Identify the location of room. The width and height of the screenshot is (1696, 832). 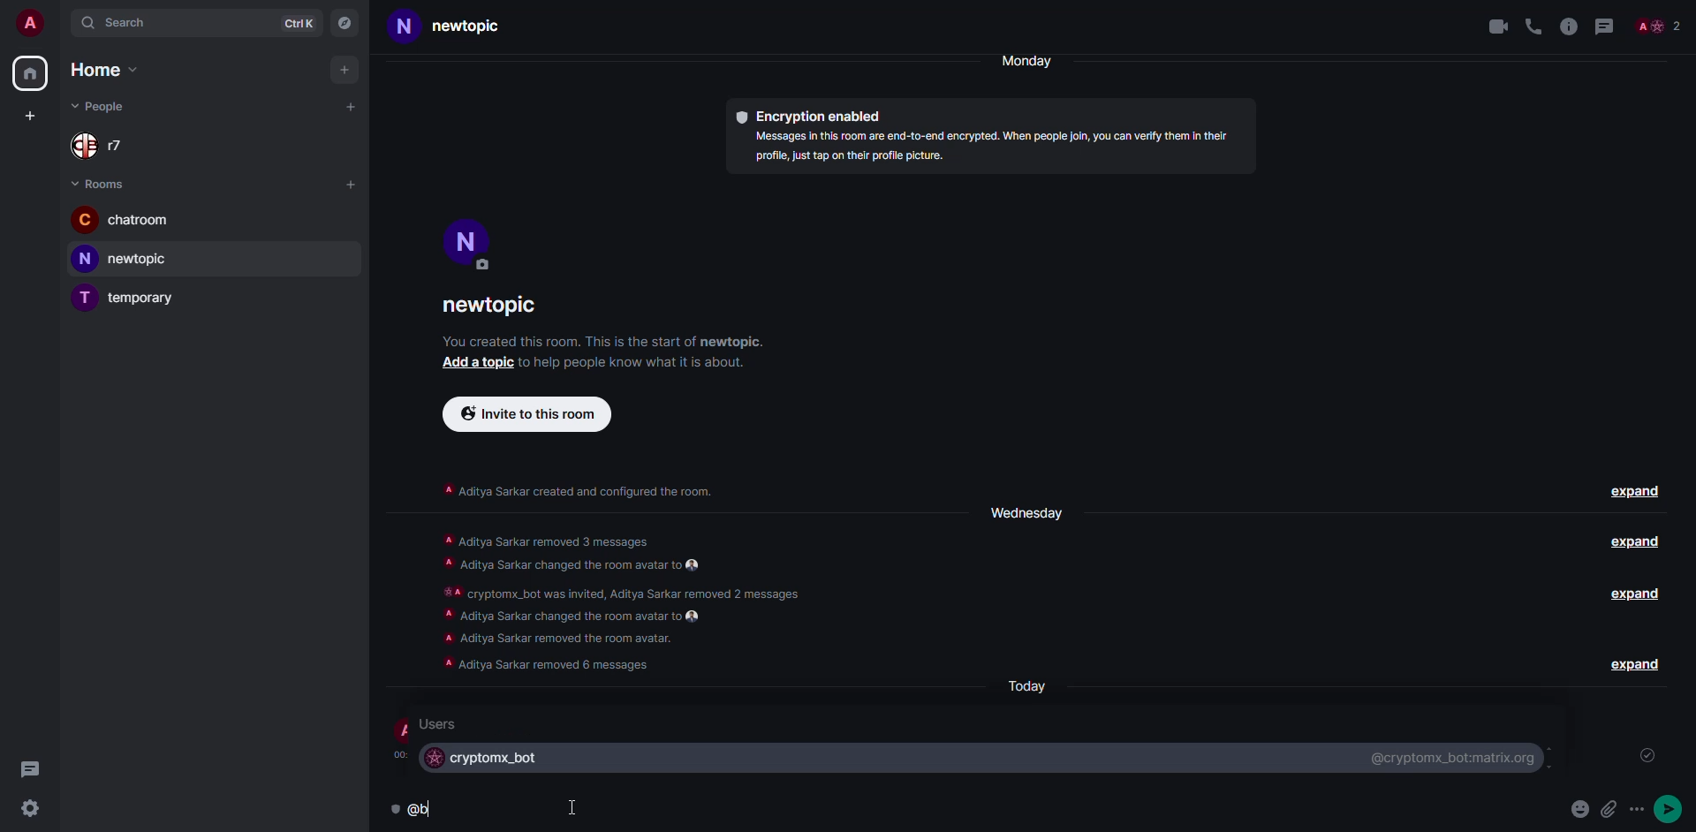
(130, 297).